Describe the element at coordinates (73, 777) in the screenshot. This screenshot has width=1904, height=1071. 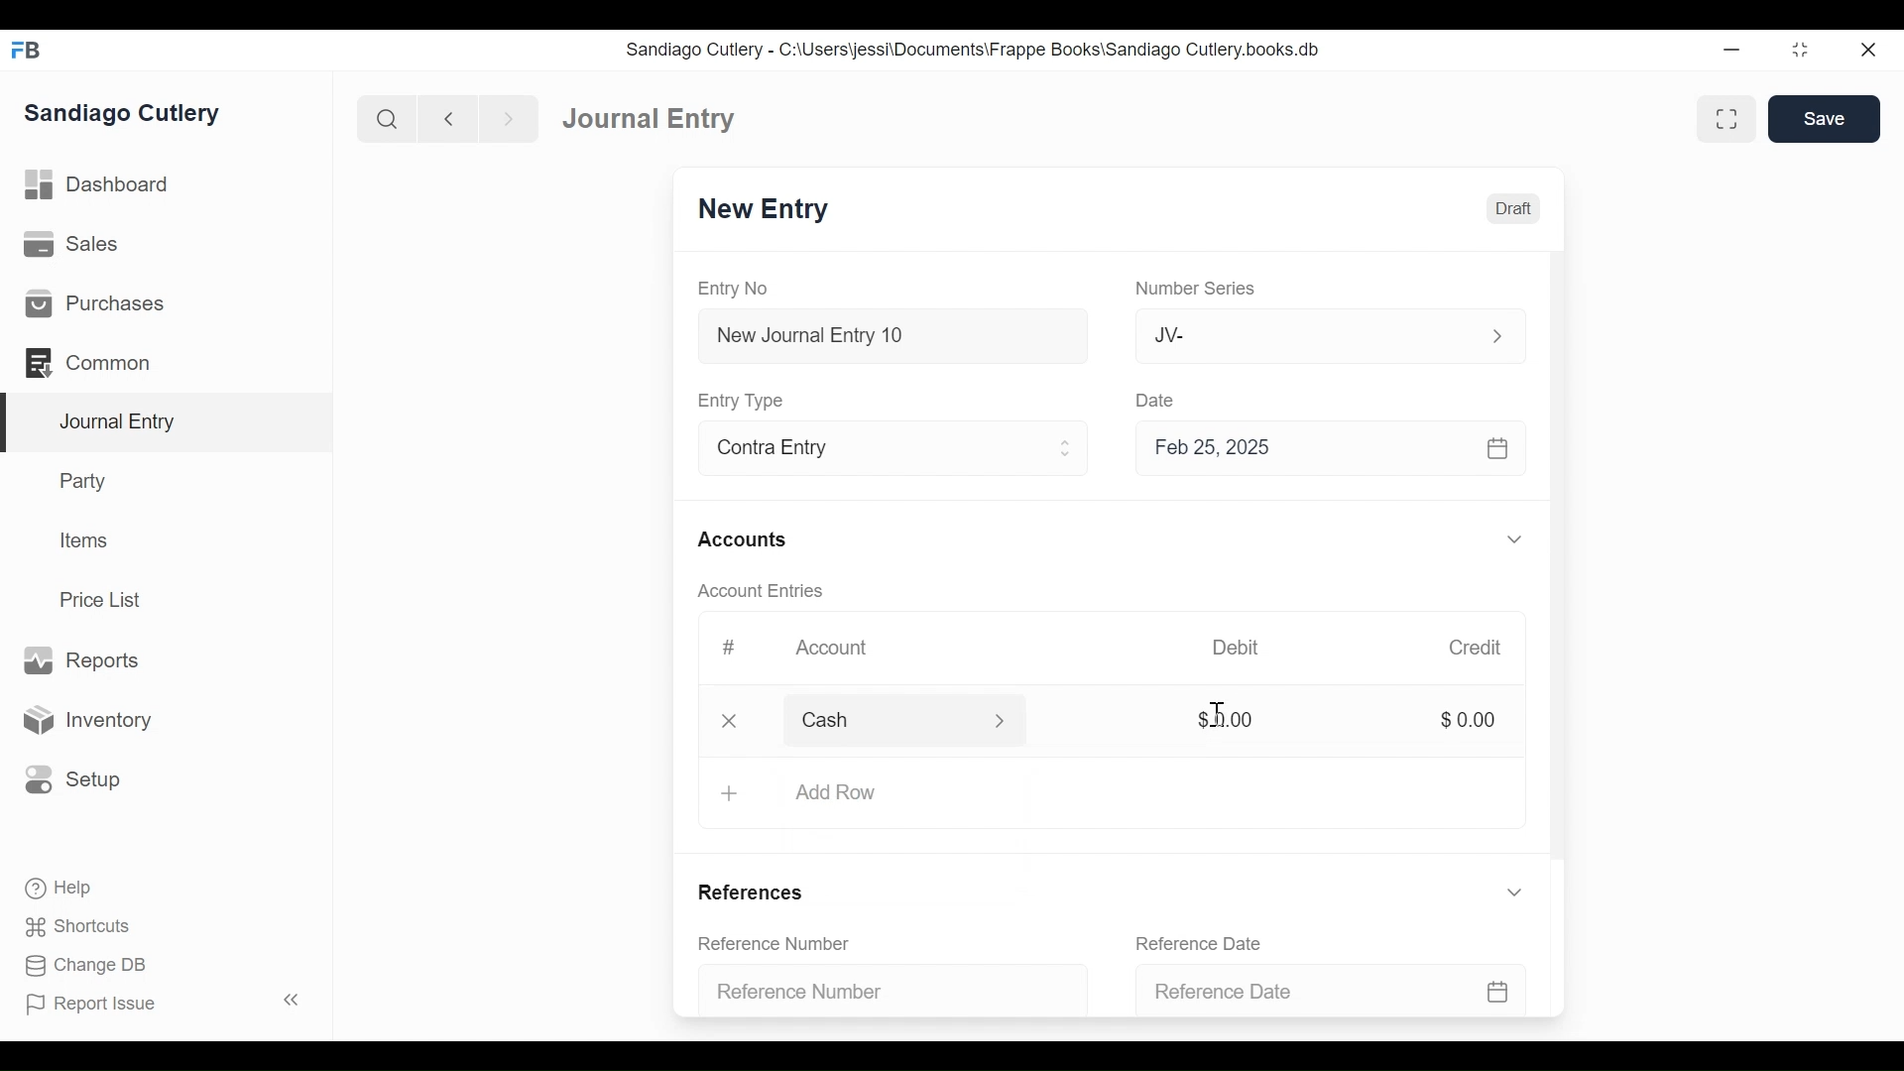
I see `Setup` at that location.